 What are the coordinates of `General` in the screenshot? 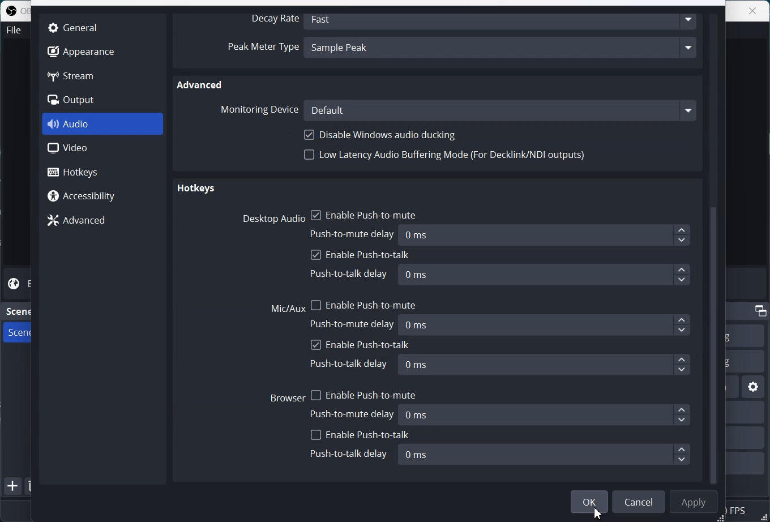 It's located at (78, 27).